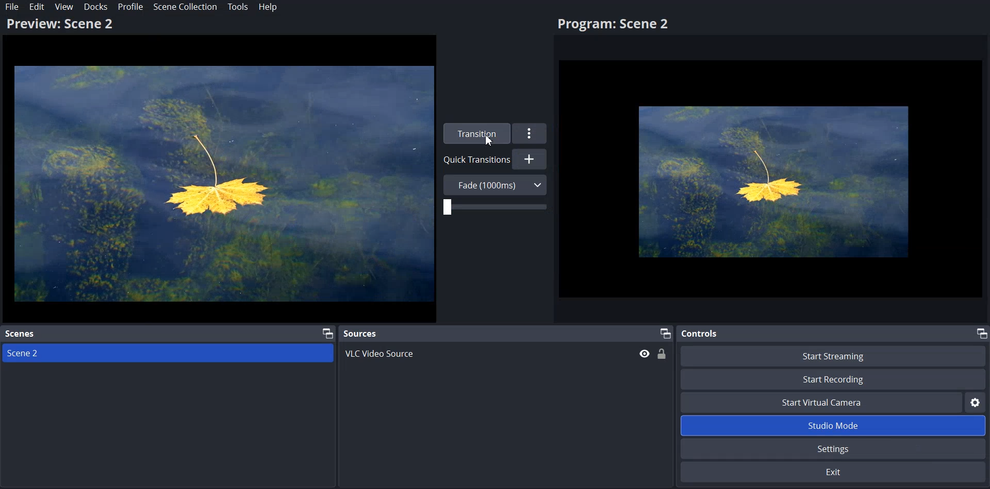  I want to click on Flower Image, so click(775, 180).